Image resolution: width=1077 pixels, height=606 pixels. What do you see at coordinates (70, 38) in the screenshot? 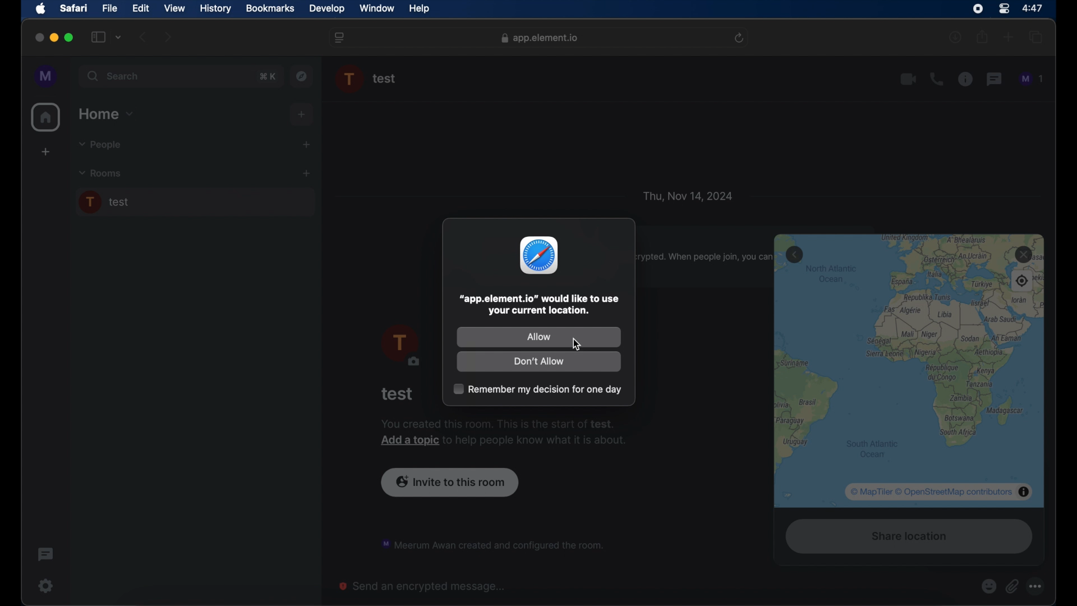
I see `maximize` at bounding box center [70, 38].